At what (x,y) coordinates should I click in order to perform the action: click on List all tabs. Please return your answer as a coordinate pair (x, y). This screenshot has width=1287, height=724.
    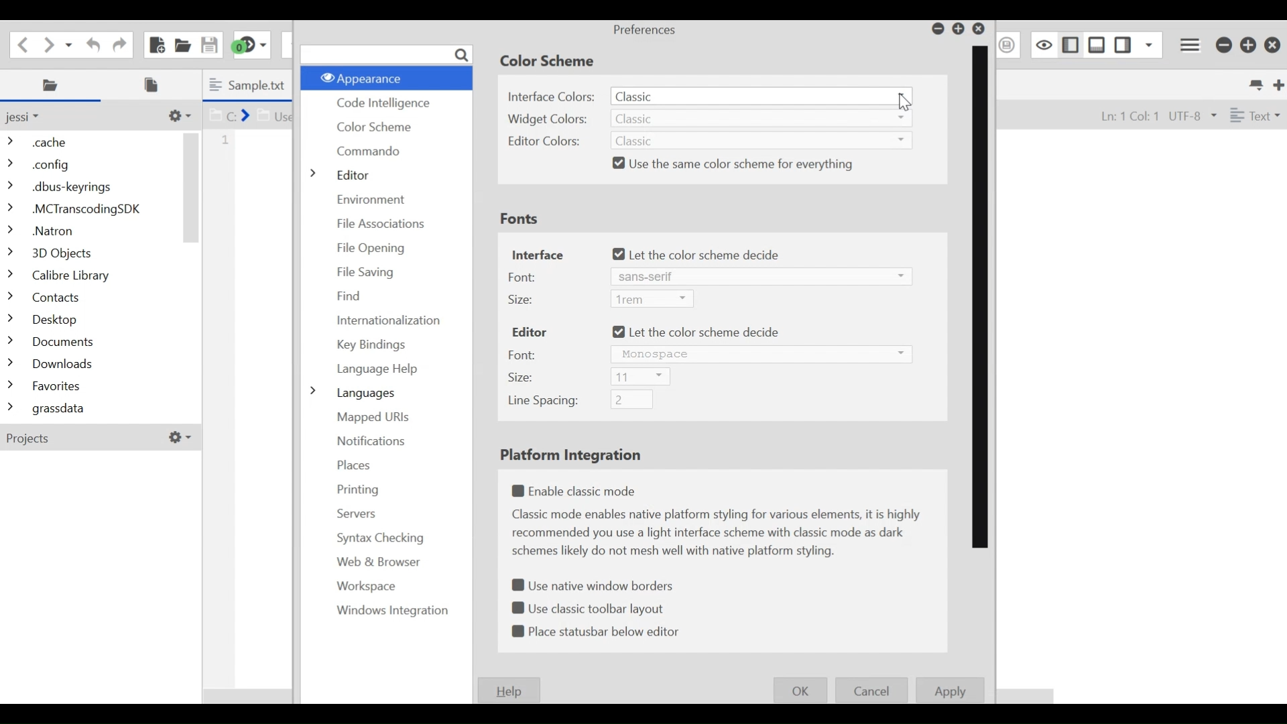
    Looking at the image, I should click on (1254, 83).